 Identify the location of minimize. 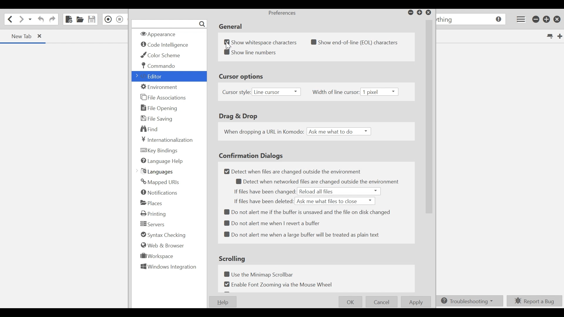
(410, 12).